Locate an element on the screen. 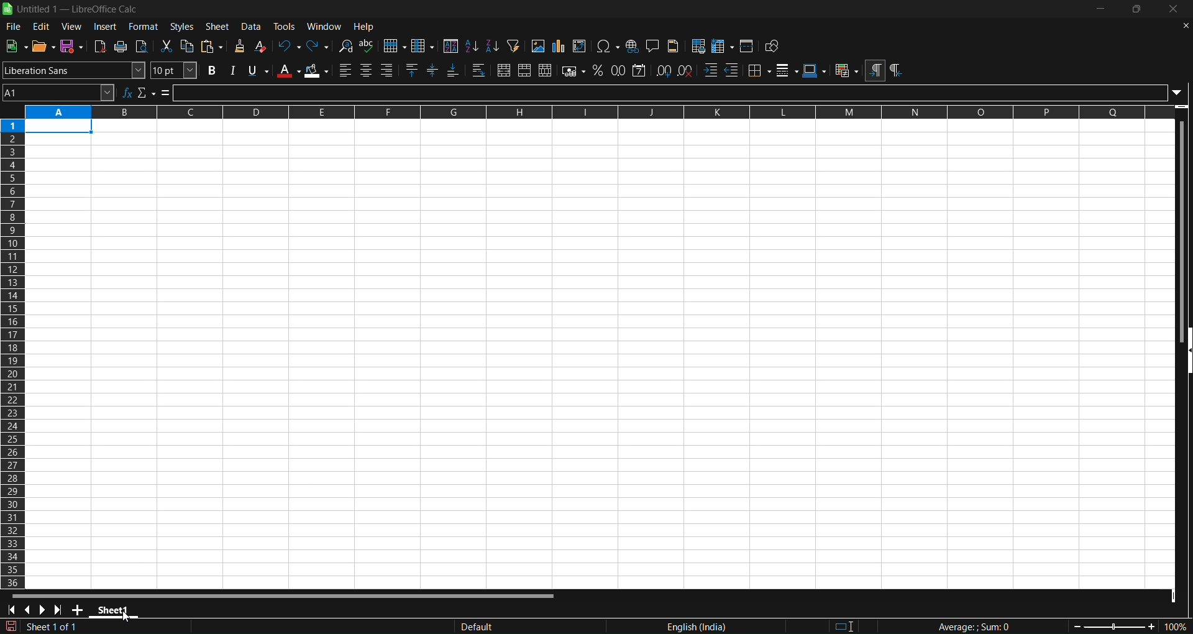 The height and width of the screenshot is (634, 1193). remove decimal place is located at coordinates (685, 70).